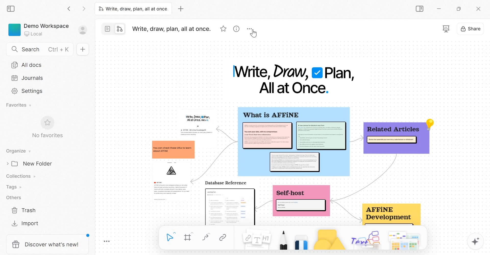 This screenshot has height=255, width=490. I want to click on page mode, so click(107, 29).